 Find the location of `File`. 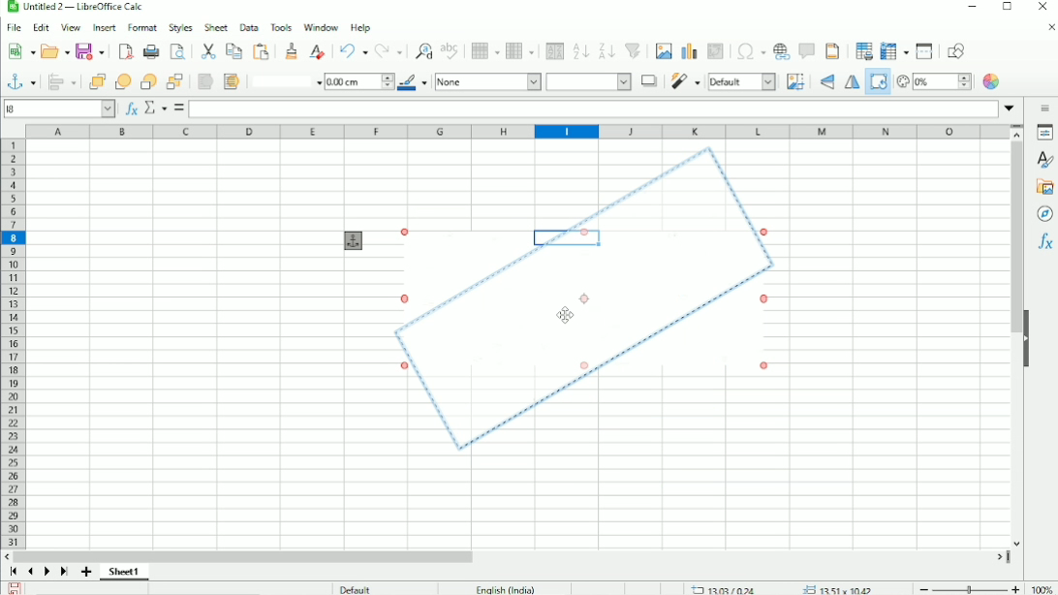

File is located at coordinates (16, 27).